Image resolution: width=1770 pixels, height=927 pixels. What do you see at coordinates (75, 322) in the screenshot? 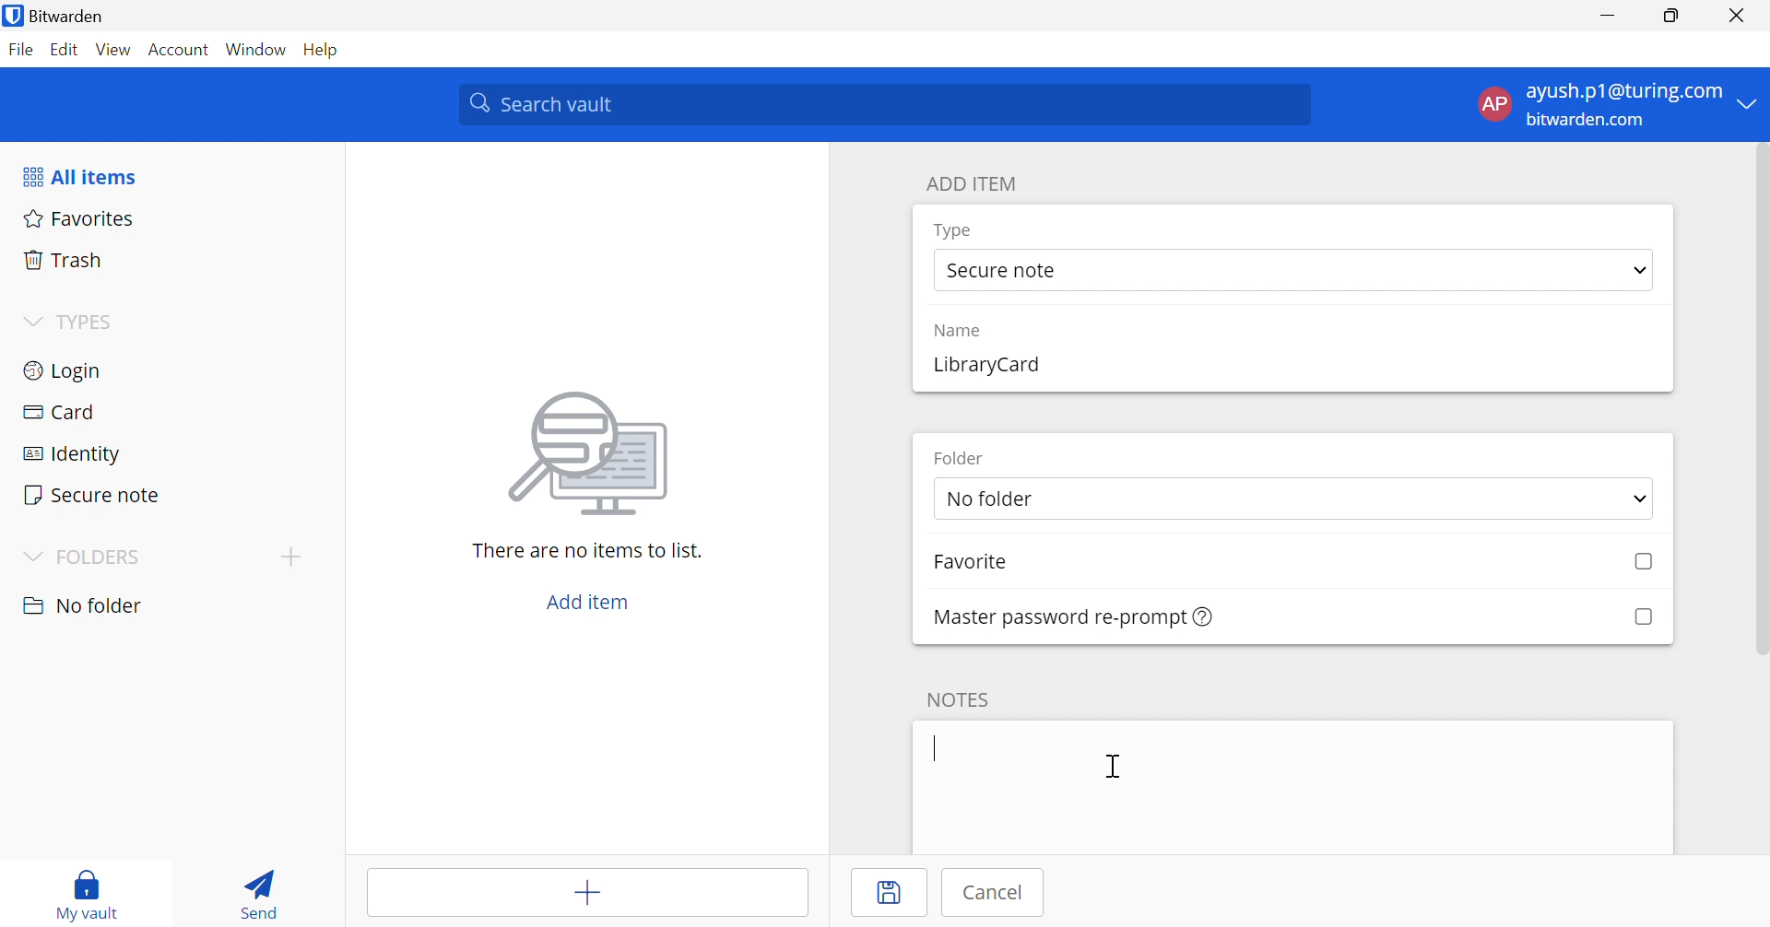
I see `TYPES` at bounding box center [75, 322].